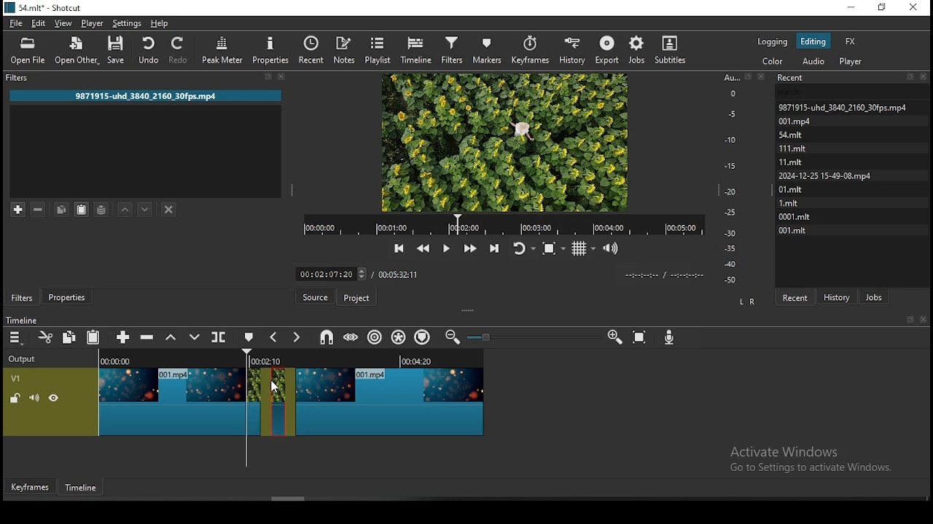 This screenshot has height=524, width=933. Describe the element at coordinates (351, 336) in the screenshot. I see `scrub while dragging` at that location.